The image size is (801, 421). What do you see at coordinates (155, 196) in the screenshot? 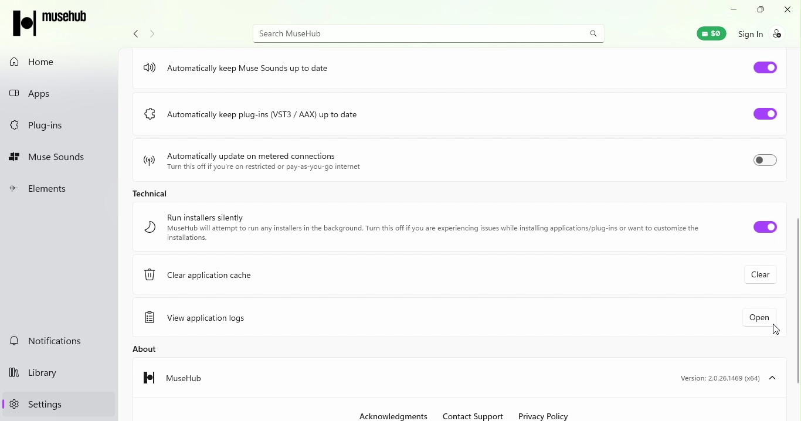
I see `Technical` at bounding box center [155, 196].